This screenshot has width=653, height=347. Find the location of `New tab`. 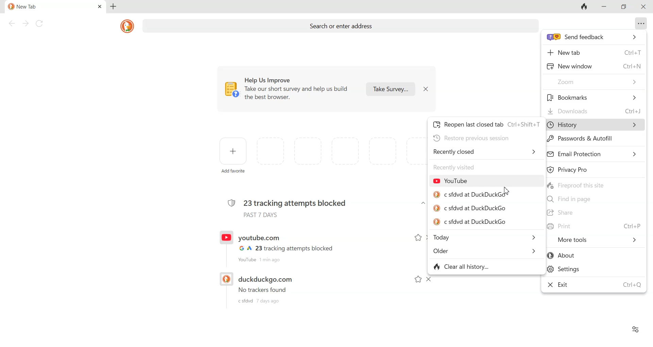

New tab is located at coordinates (594, 53).